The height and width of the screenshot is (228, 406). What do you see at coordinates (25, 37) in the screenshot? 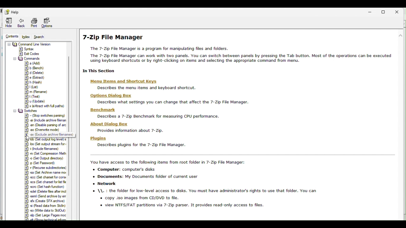
I see `Index` at bounding box center [25, 37].